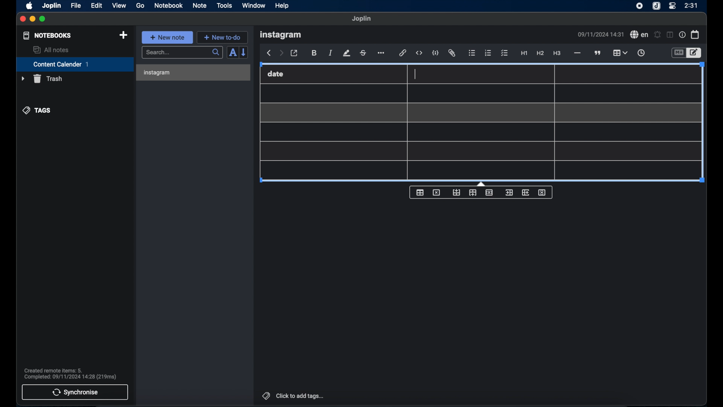  What do you see at coordinates (363, 54) in the screenshot?
I see `strikethrough` at bounding box center [363, 54].